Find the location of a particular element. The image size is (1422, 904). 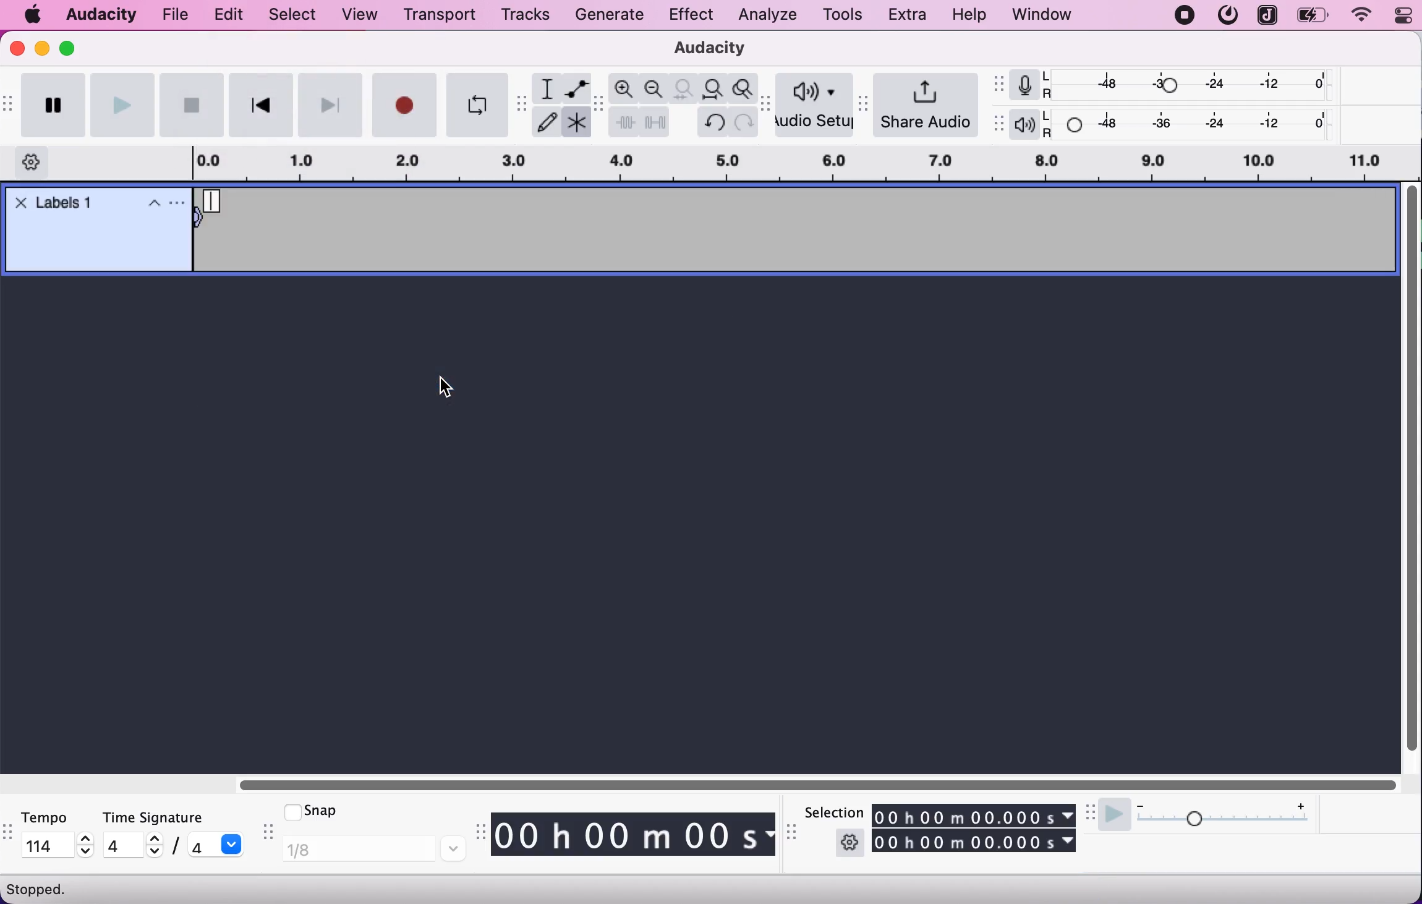

selection tool is located at coordinates (547, 88).